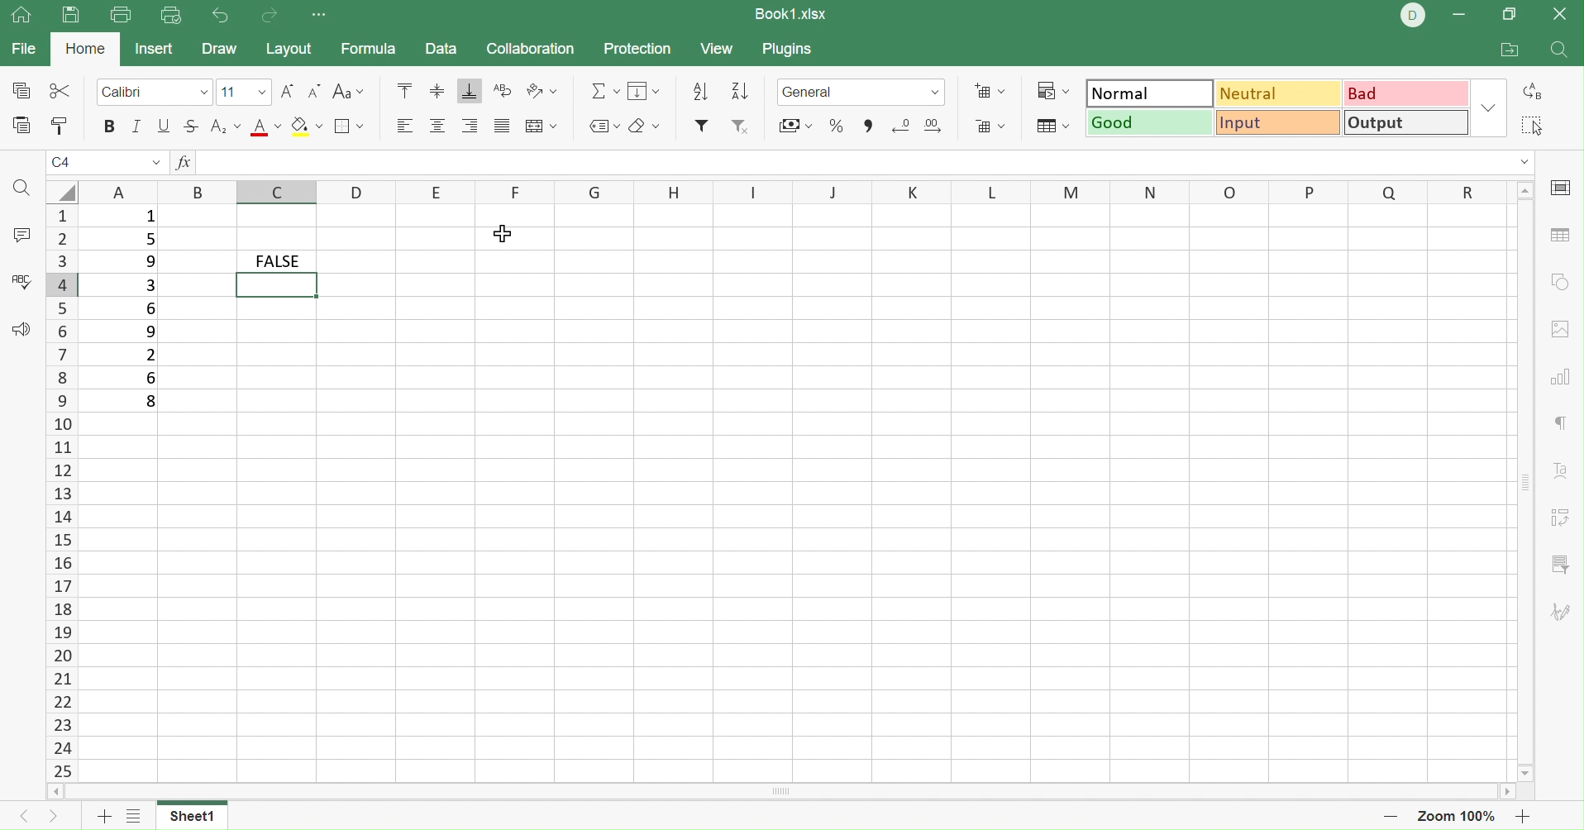 Image resolution: width=1584 pixels, height=830 pixels. Describe the element at coordinates (271, 16) in the screenshot. I see `Redo` at that location.